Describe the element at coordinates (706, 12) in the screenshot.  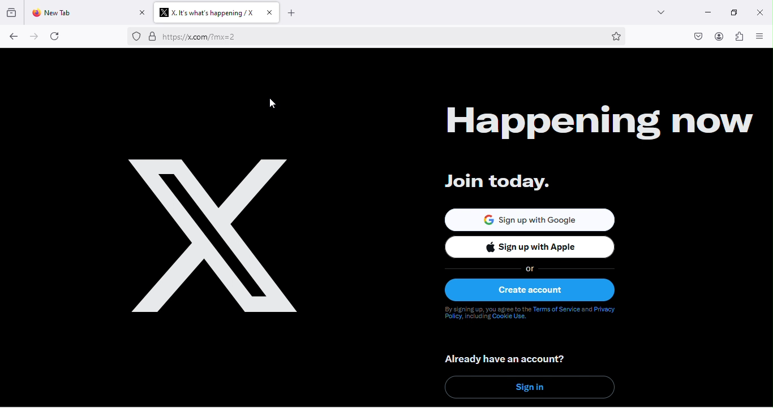
I see `minimize` at that location.